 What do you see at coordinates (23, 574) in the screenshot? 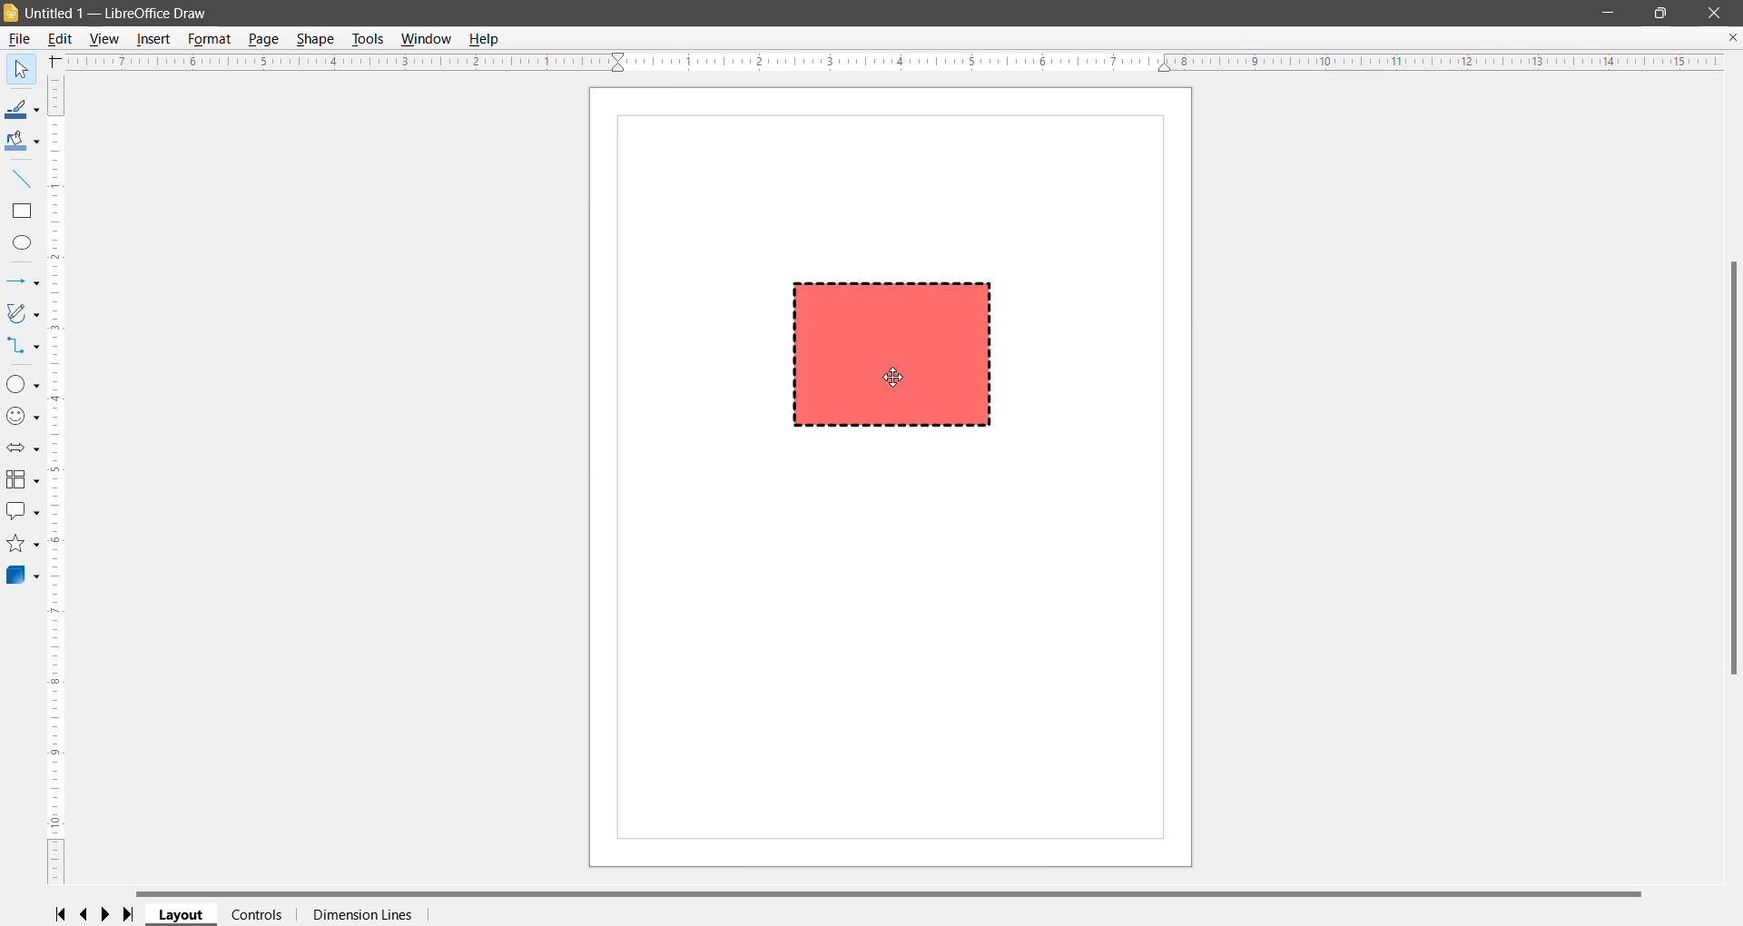
I see `3D Objects` at bounding box center [23, 574].